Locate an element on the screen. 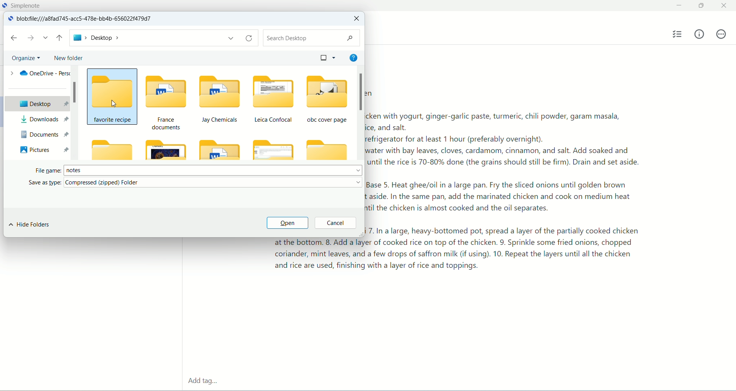 The width and height of the screenshot is (736, 391). folder is located at coordinates (111, 150).